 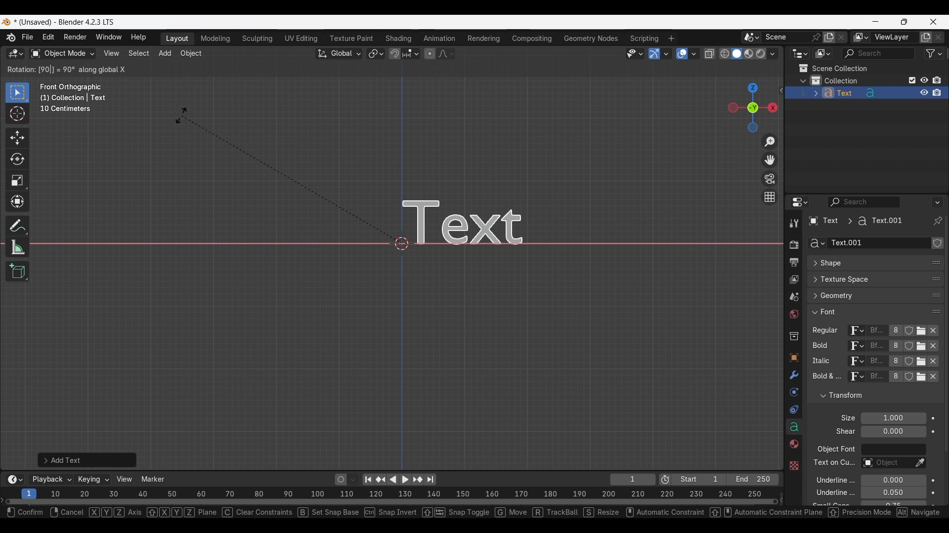 What do you see at coordinates (17, 92) in the screenshot?
I see `Select box` at bounding box center [17, 92].